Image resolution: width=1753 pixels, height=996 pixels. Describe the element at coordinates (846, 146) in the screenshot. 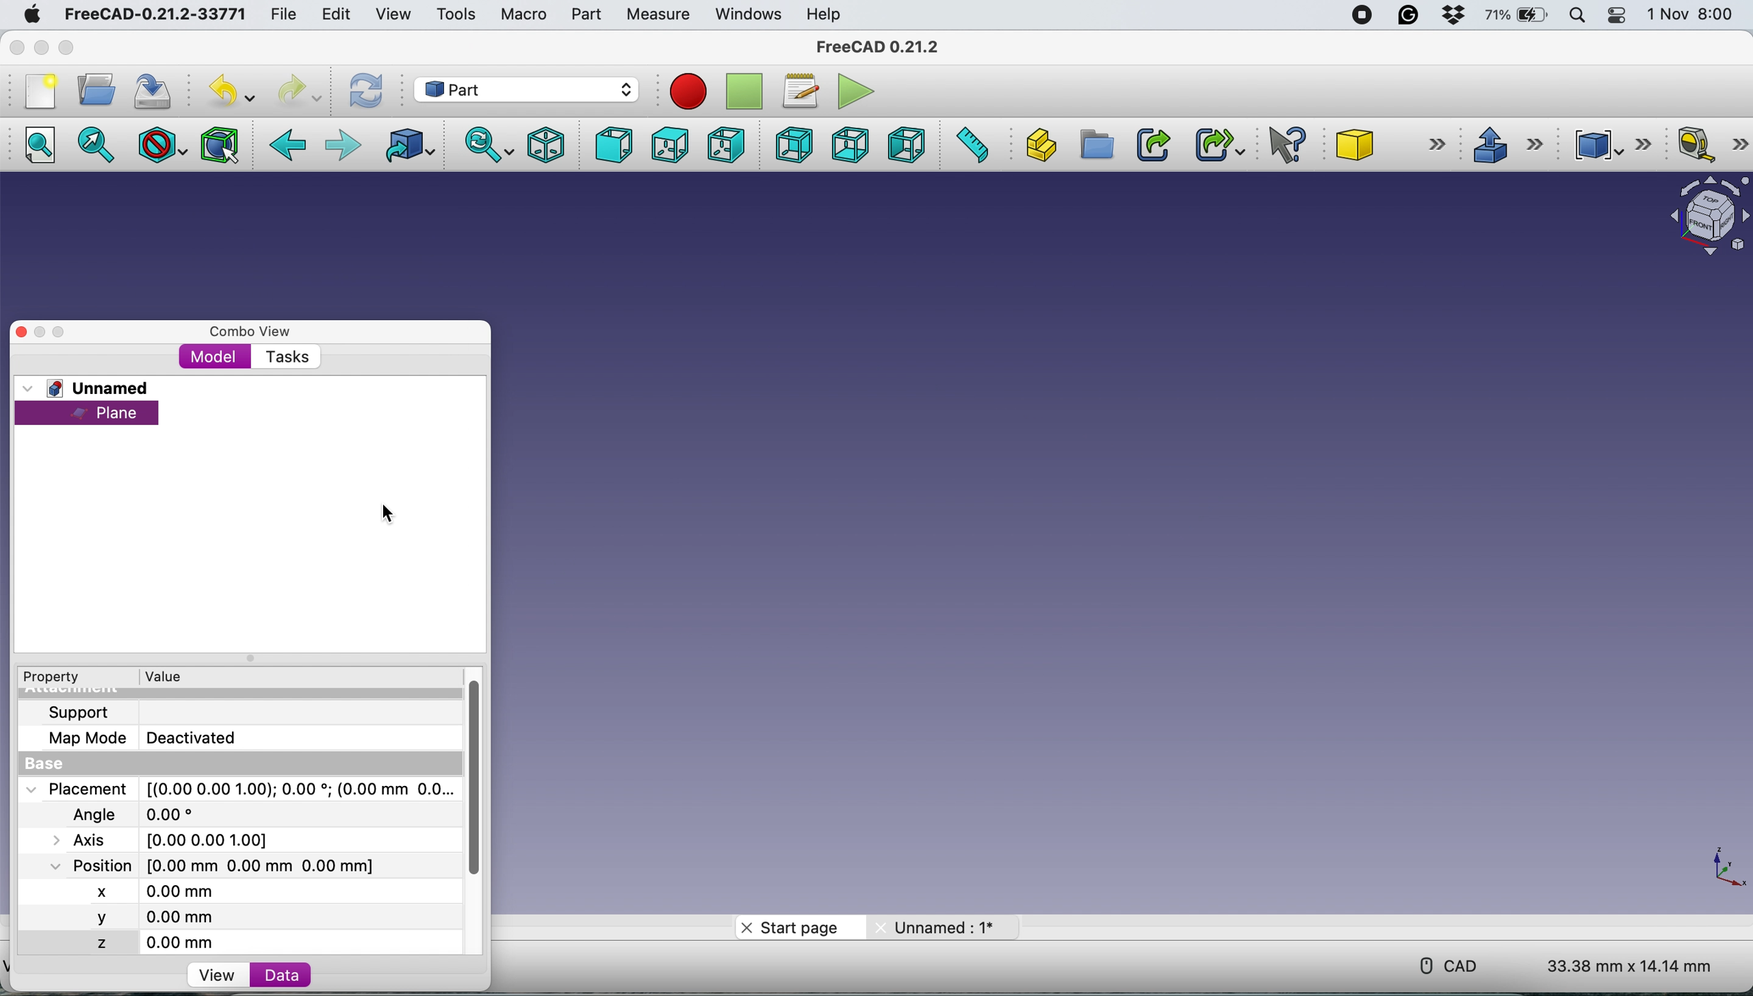

I see `bottom` at that location.